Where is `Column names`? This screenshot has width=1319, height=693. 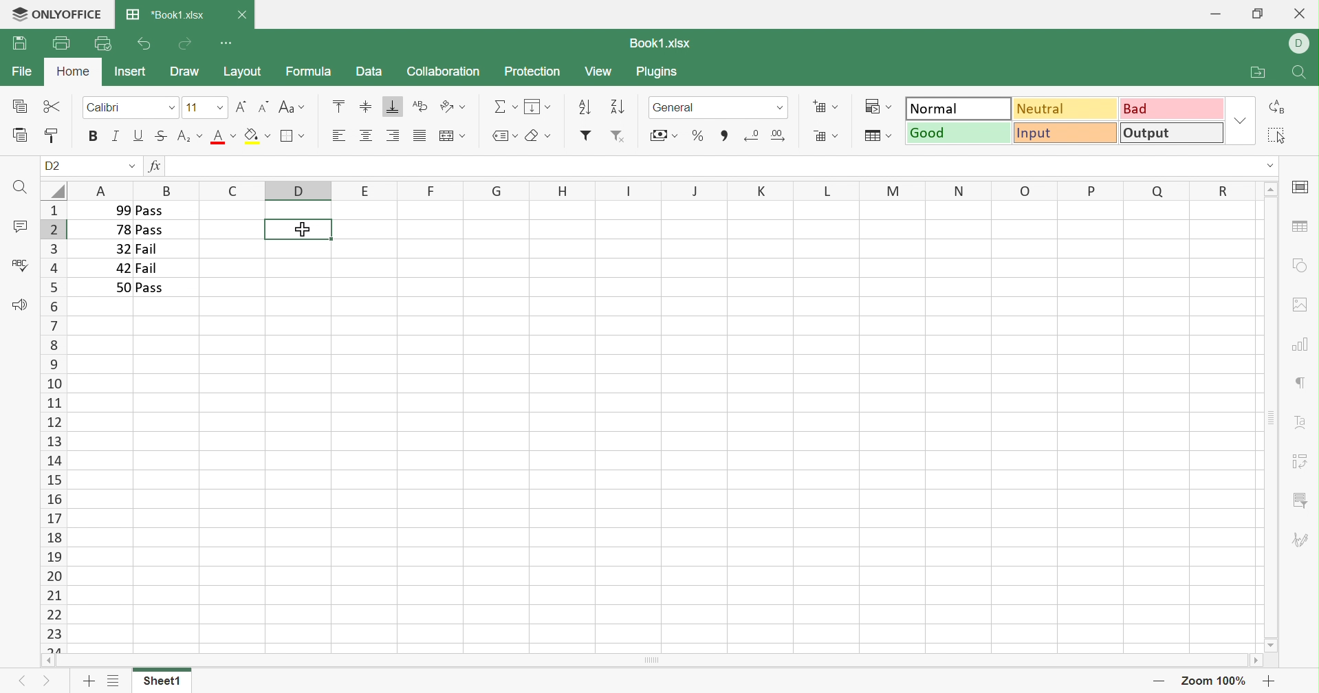
Column names is located at coordinates (664, 190).